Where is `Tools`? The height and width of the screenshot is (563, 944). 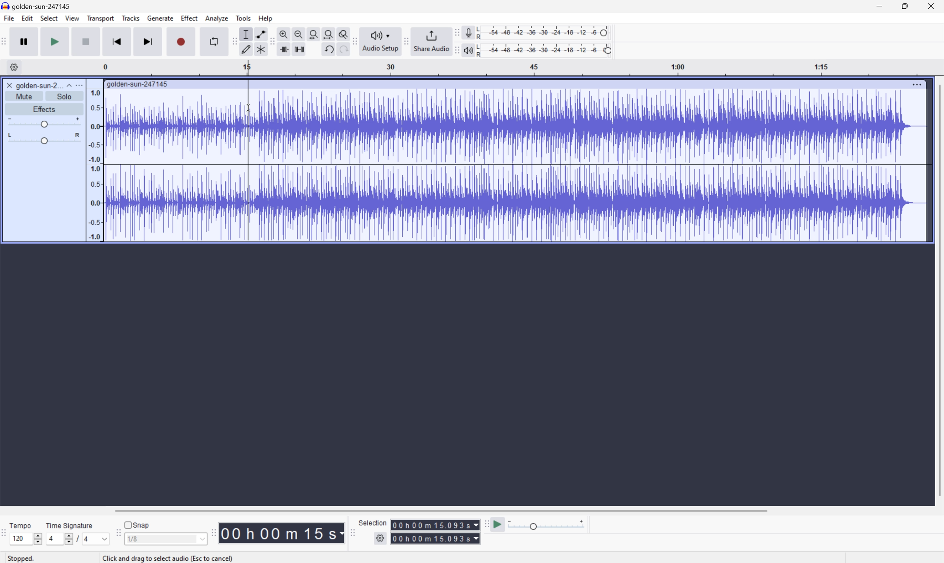 Tools is located at coordinates (244, 18).